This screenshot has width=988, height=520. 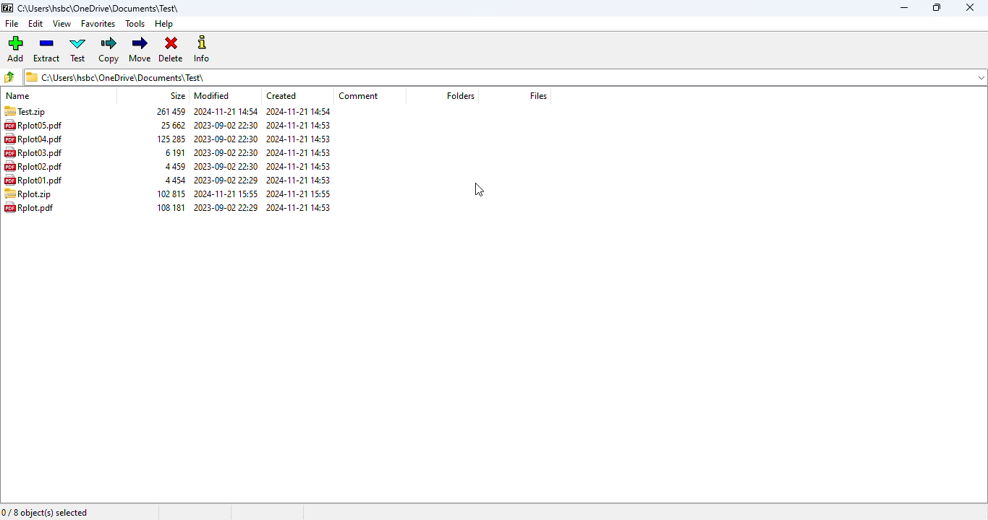 I want to click on browse files, so click(x=9, y=77).